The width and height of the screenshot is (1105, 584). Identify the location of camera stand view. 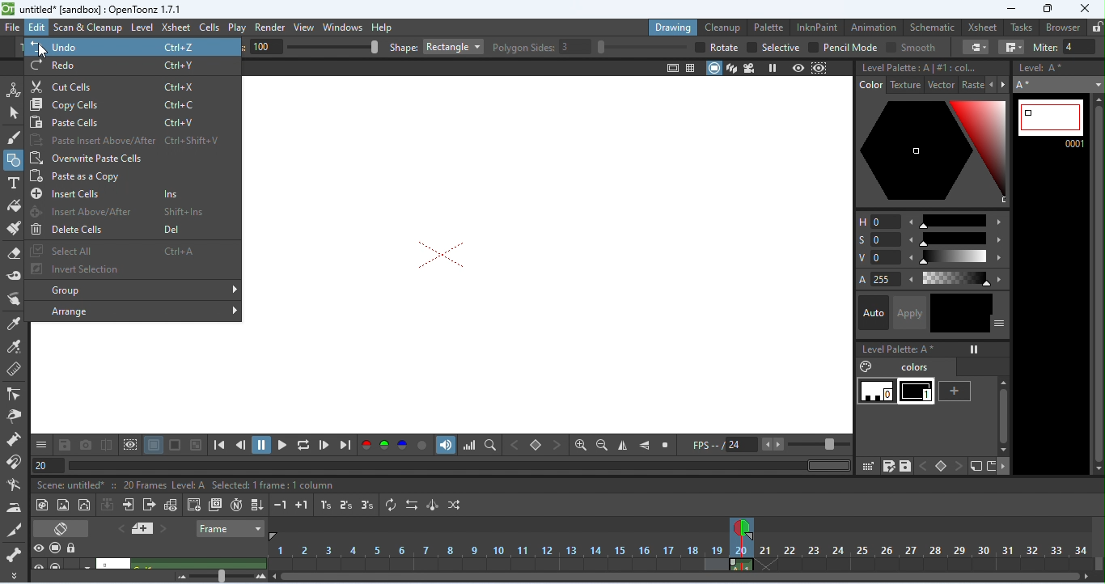
(712, 68).